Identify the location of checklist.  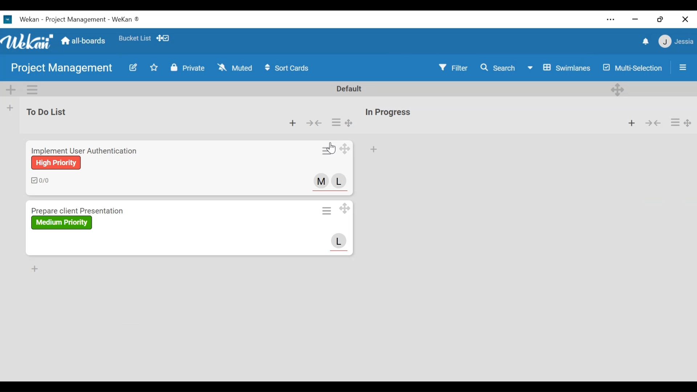
(40, 180).